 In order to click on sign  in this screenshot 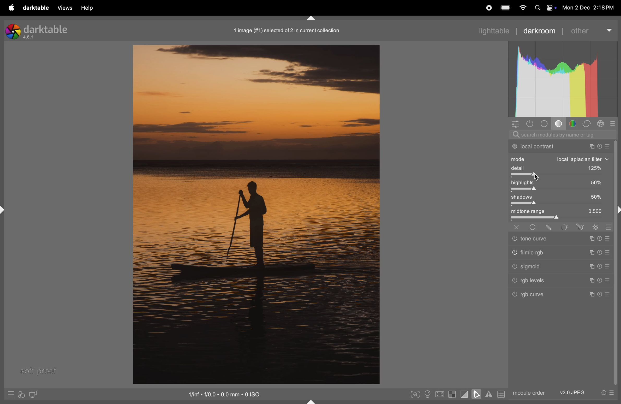, I will do `click(610, 239)`.